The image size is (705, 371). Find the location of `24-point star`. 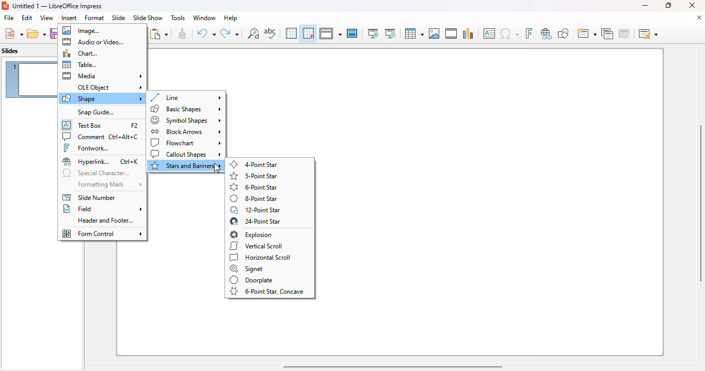

24-point star is located at coordinates (254, 222).